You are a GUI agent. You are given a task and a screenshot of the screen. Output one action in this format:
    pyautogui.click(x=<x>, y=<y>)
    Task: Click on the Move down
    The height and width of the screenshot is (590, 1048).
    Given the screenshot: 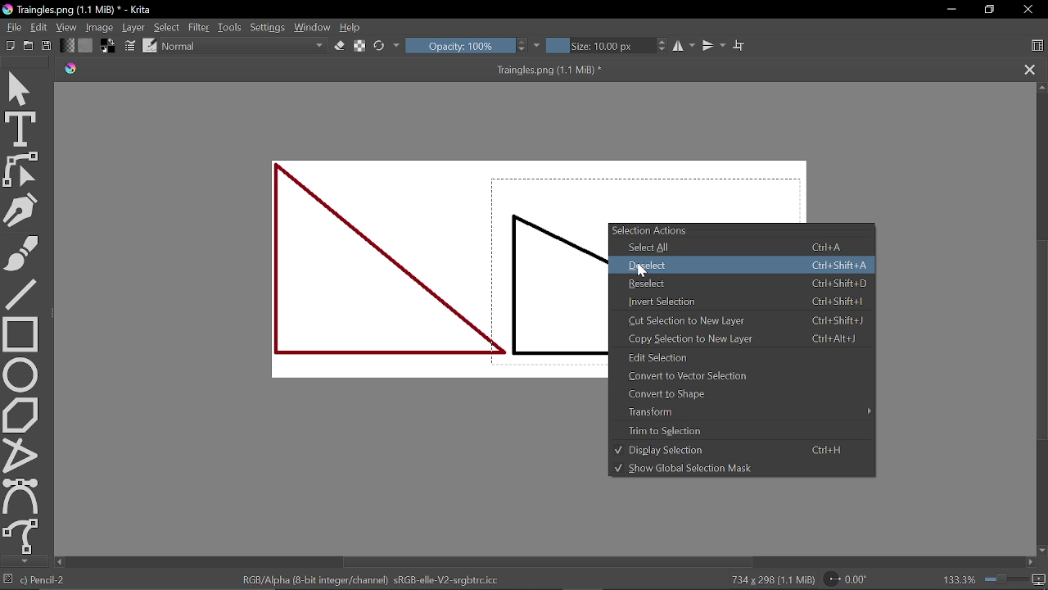 What is the action you would take?
    pyautogui.click(x=23, y=561)
    